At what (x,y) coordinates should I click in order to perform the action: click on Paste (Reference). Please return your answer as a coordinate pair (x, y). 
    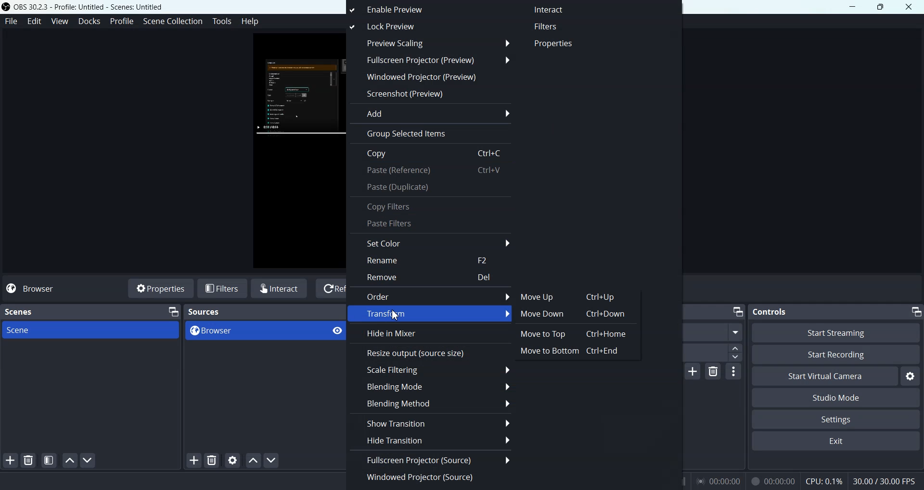
    Looking at the image, I should click on (431, 171).